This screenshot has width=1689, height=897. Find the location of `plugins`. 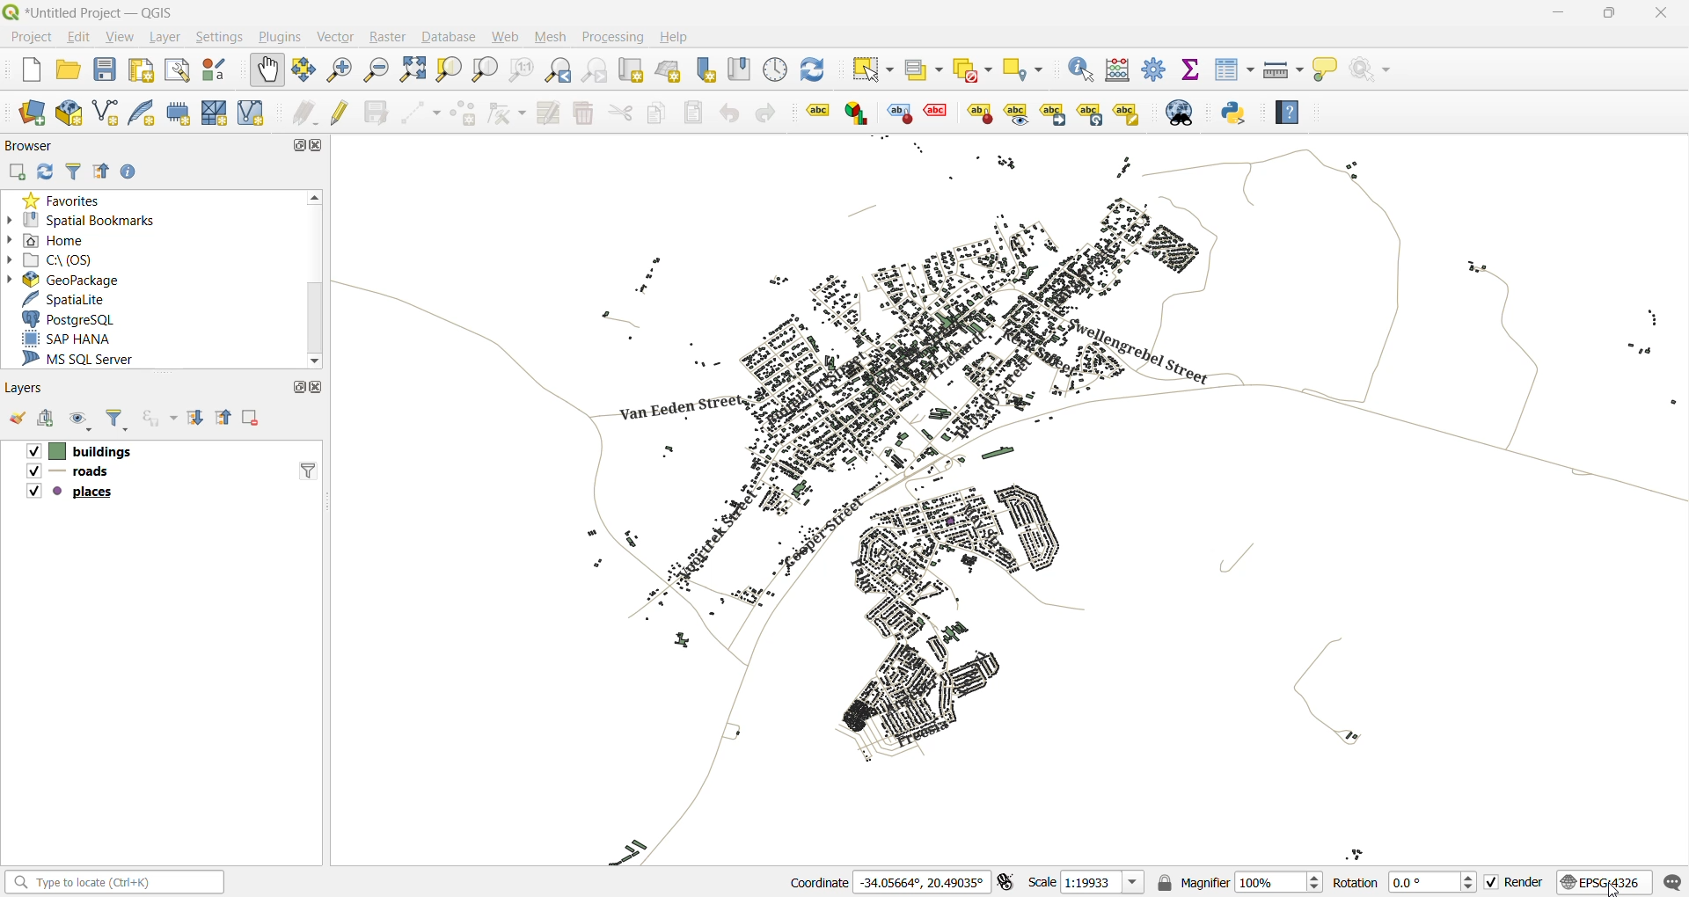

plugins is located at coordinates (278, 39).